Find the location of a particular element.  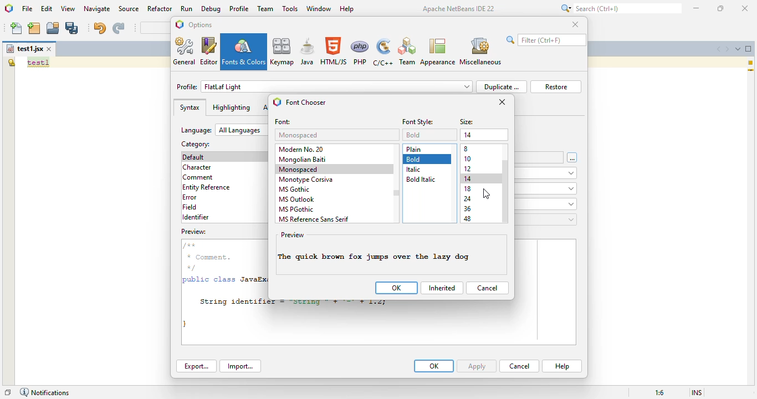

cancel is located at coordinates (487, 288).